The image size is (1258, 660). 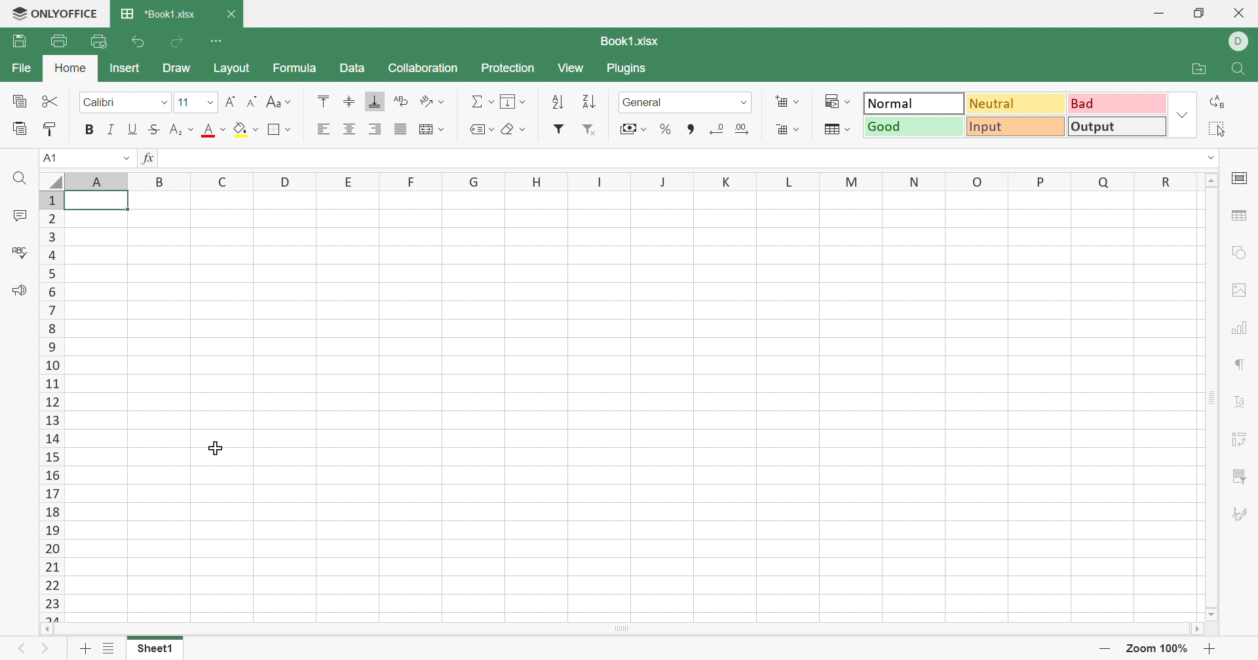 I want to click on Customize Quick access toolbar, so click(x=219, y=41).